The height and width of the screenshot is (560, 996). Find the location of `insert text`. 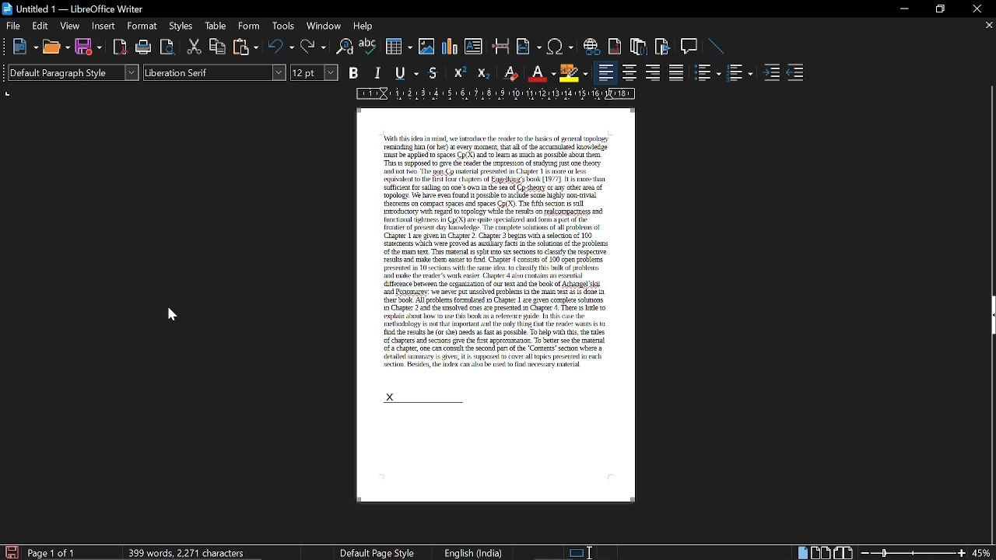

insert text is located at coordinates (475, 46).